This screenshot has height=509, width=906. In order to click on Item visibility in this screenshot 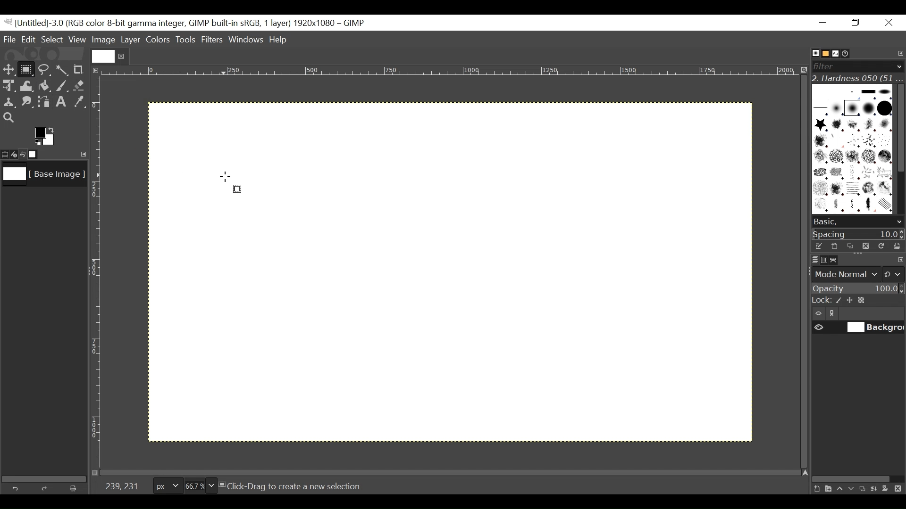, I will do `click(819, 314)`.